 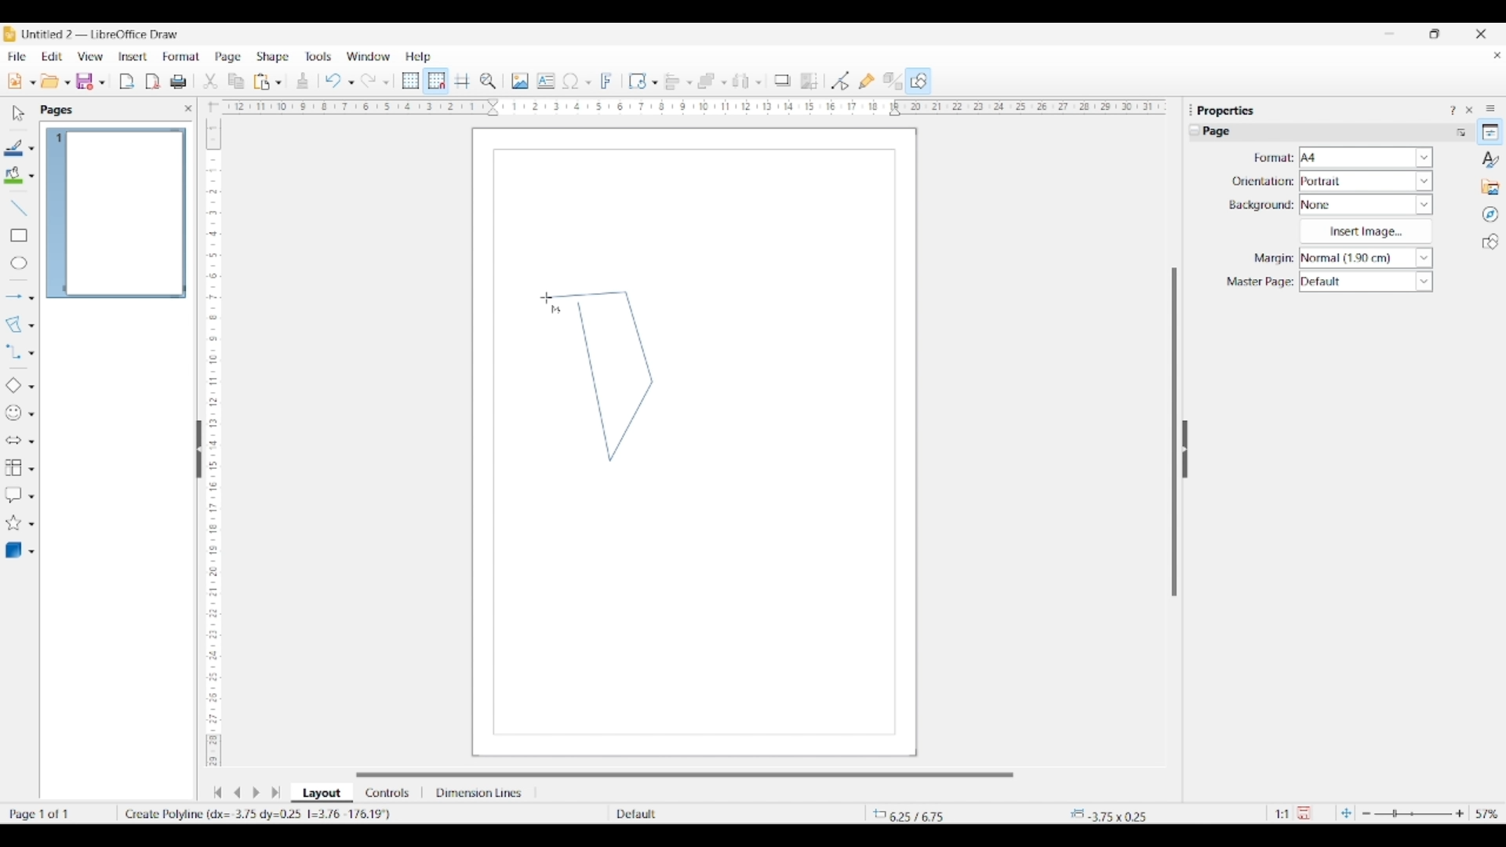 What do you see at coordinates (278, 82) in the screenshot?
I see `Paste options` at bounding box center [278, 82].